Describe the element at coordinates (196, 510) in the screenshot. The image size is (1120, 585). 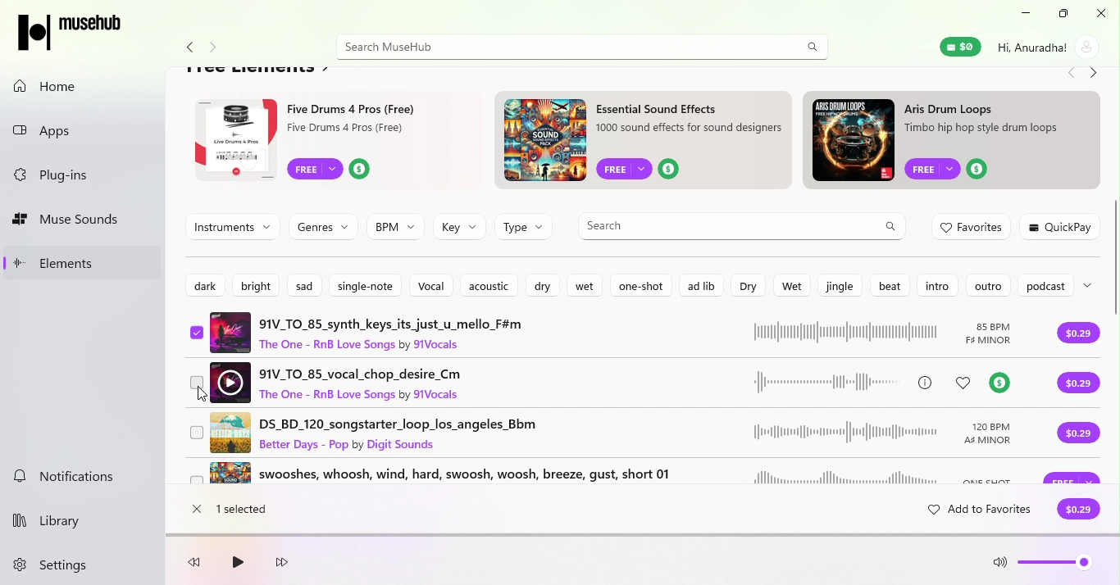
I see `close` at that location.